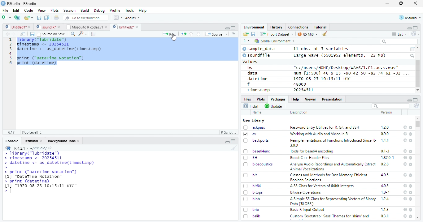 The width and height of the screenshot is (423, 222). Describe the element at coordinates (325, 127) in the screenshot. I see `Password Entry Utilities for R, Git, and SSH` at that location.